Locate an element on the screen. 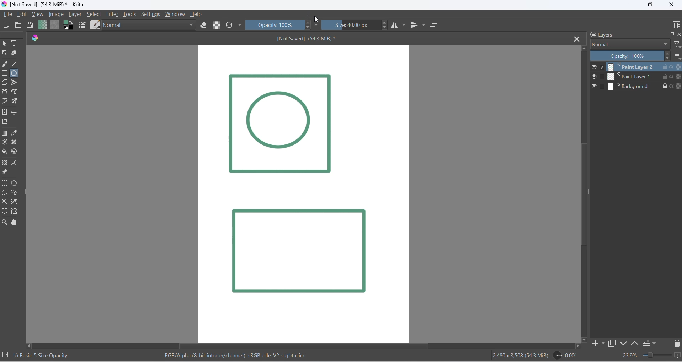 This screenshot has height=362, width=682. 2480 x 3508 (48.1 Mib) is located at coordinates (515, 356).